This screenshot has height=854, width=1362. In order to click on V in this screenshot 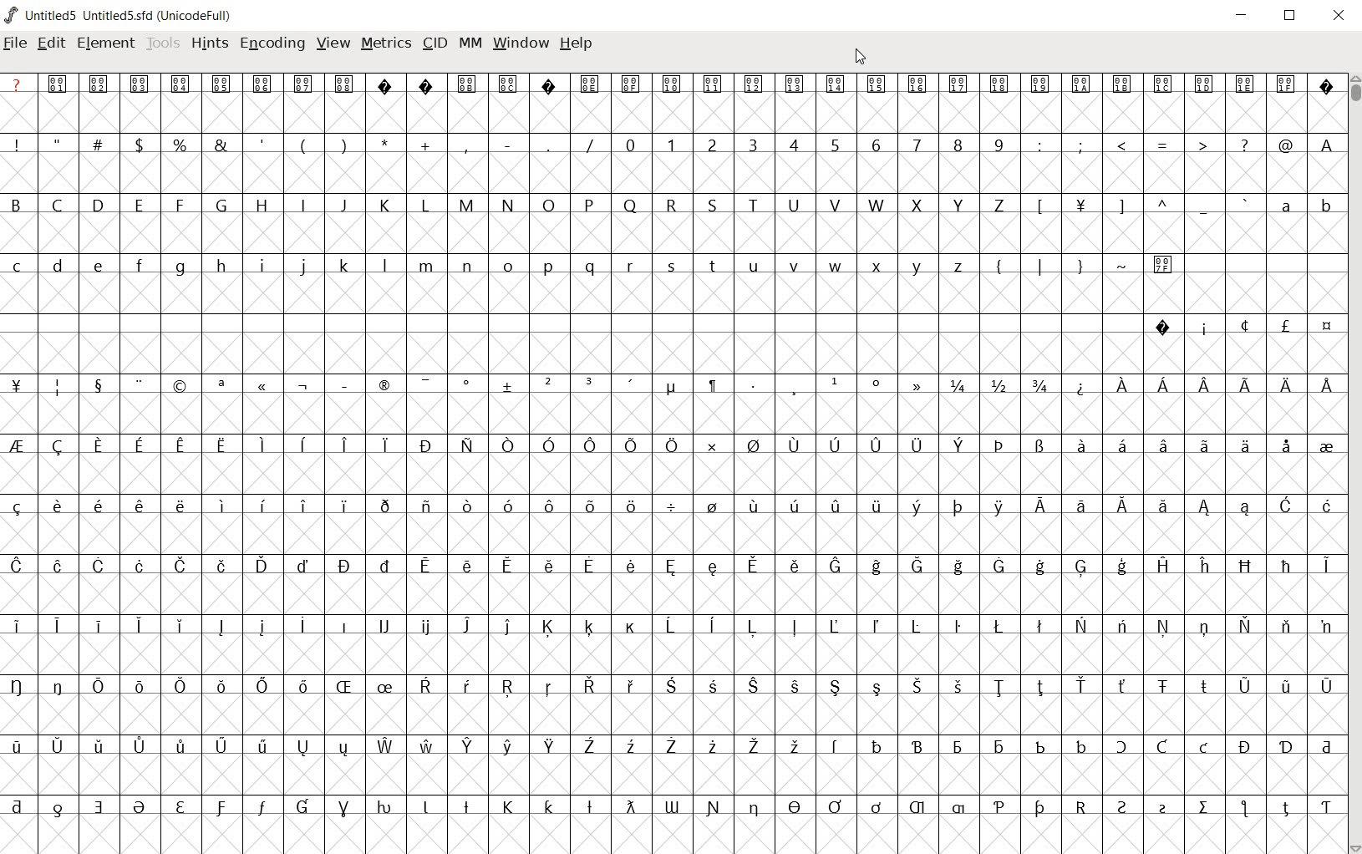, I will do `click(835, 205)`.